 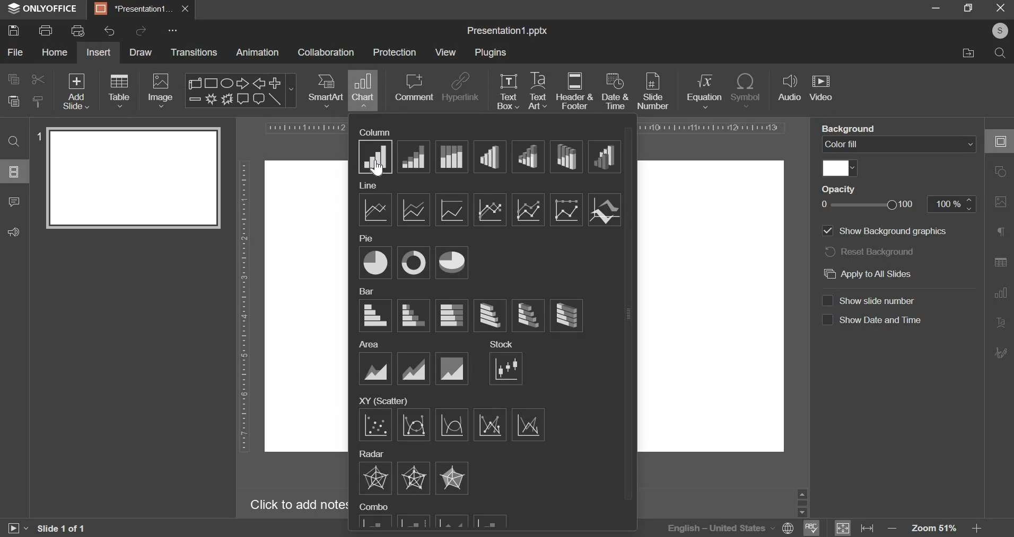 I want to click on more, so click(x=177, y=32).